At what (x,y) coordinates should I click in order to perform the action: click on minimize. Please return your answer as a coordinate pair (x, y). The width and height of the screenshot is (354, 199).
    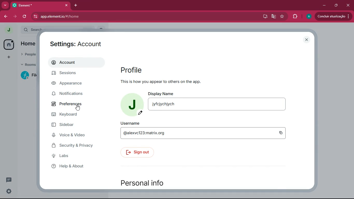
    Looking at the image, I should click on (324, 5).